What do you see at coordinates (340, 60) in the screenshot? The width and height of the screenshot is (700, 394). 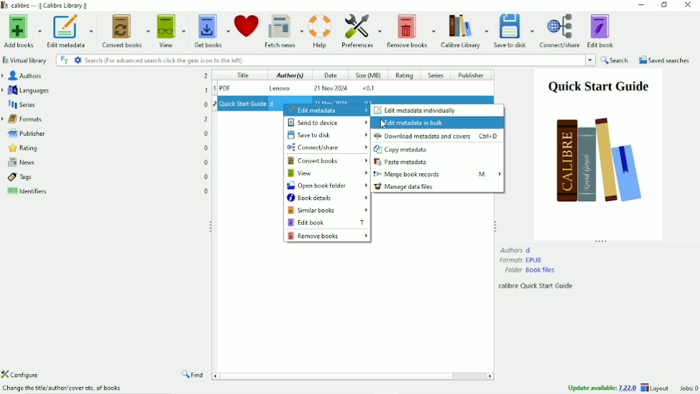 I see `Search` at bounding box center [340, 60].